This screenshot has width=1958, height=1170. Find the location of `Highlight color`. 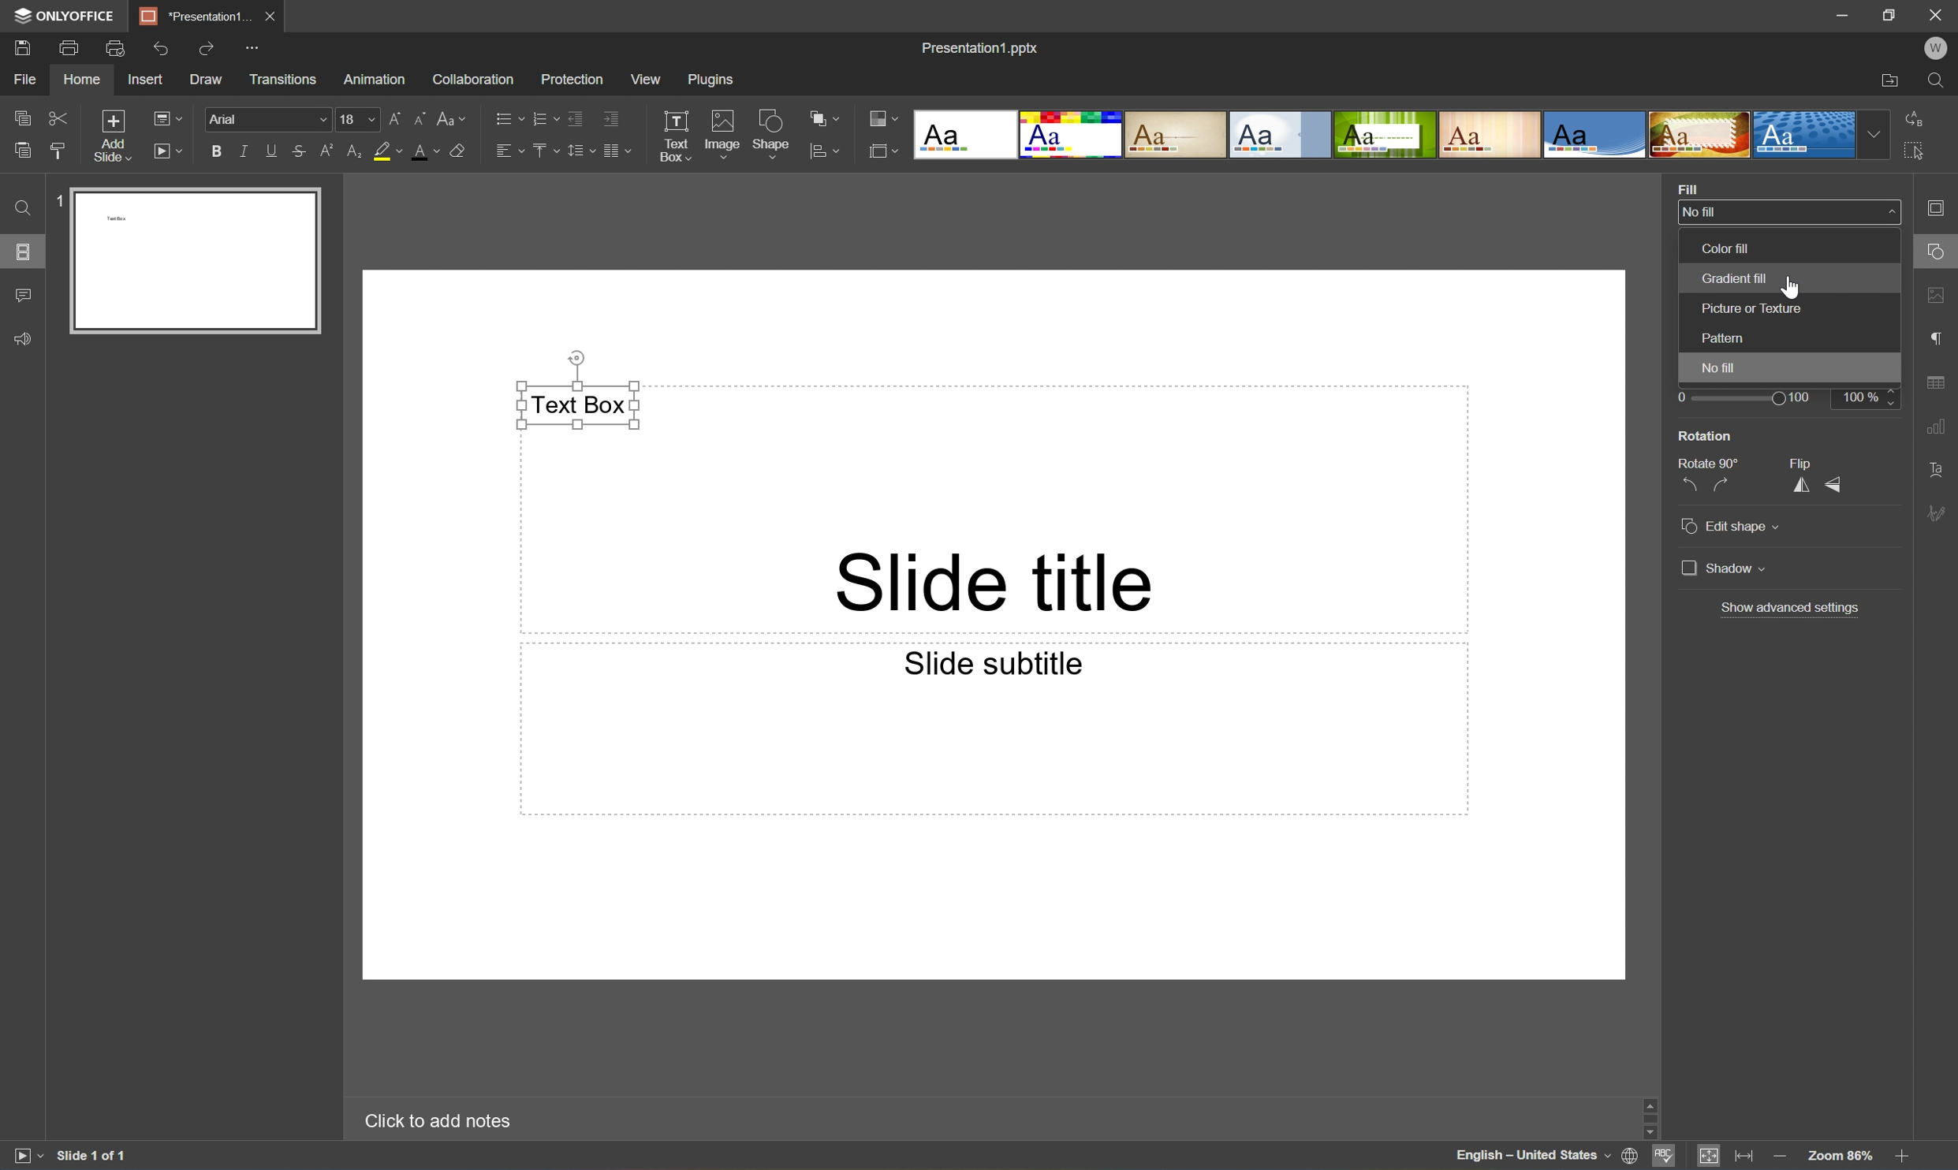

Highlight color is located at coordinates (384, 151).